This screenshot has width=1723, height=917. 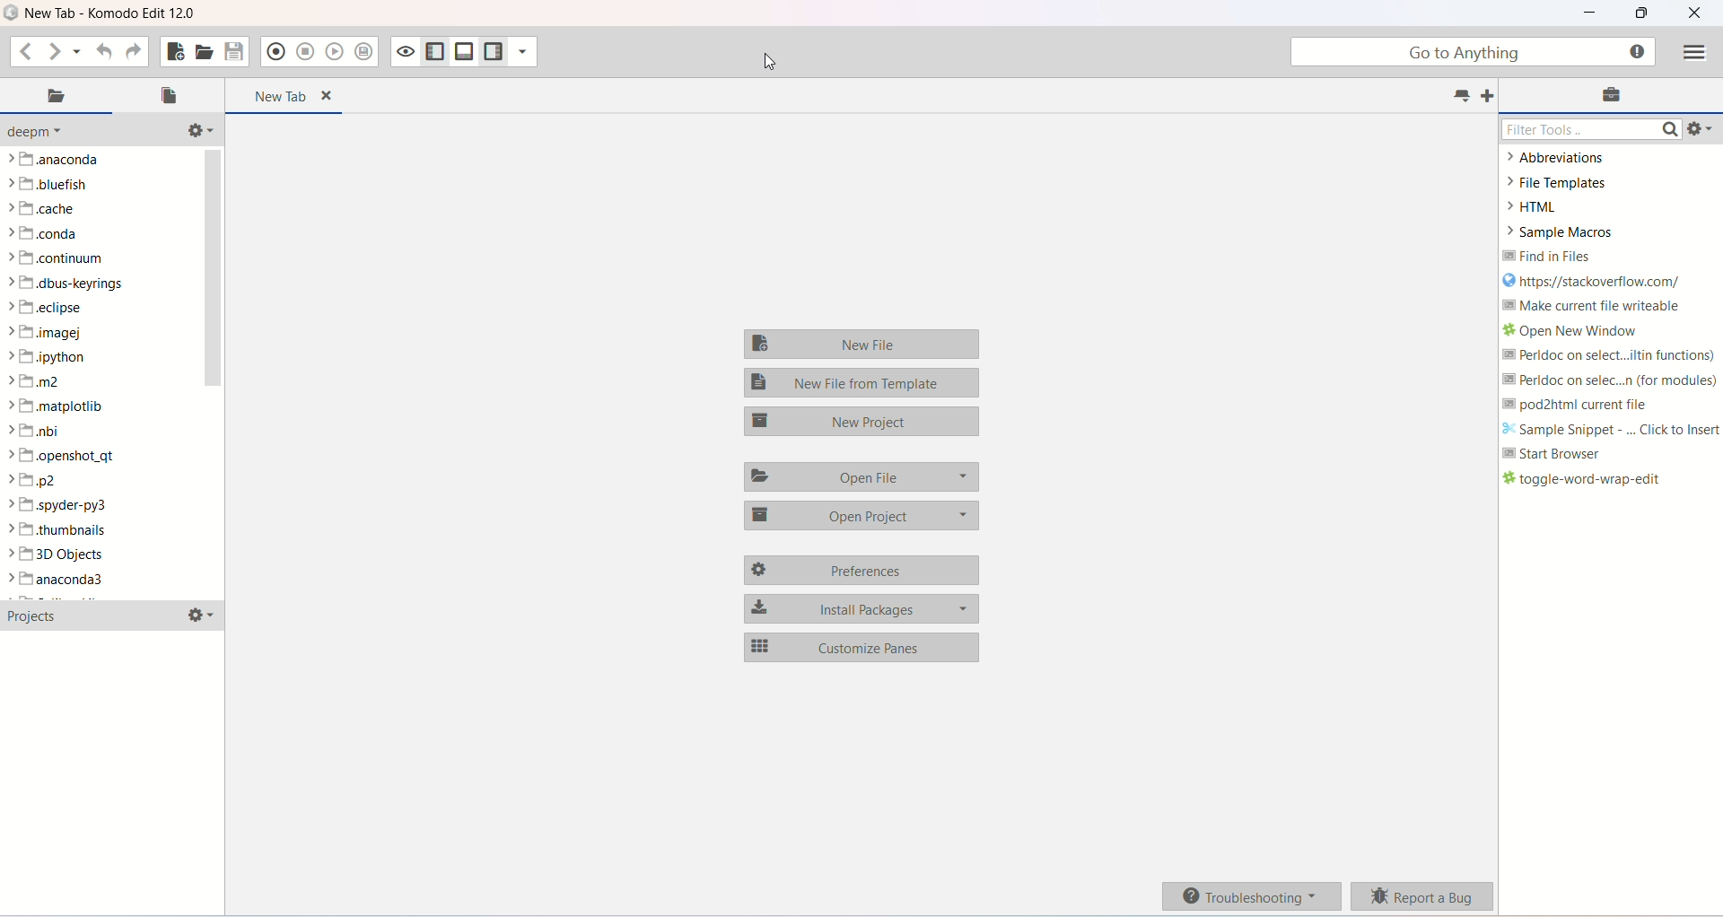 I want to click on toggle word wrap edit, so click(x=1580, y=480).